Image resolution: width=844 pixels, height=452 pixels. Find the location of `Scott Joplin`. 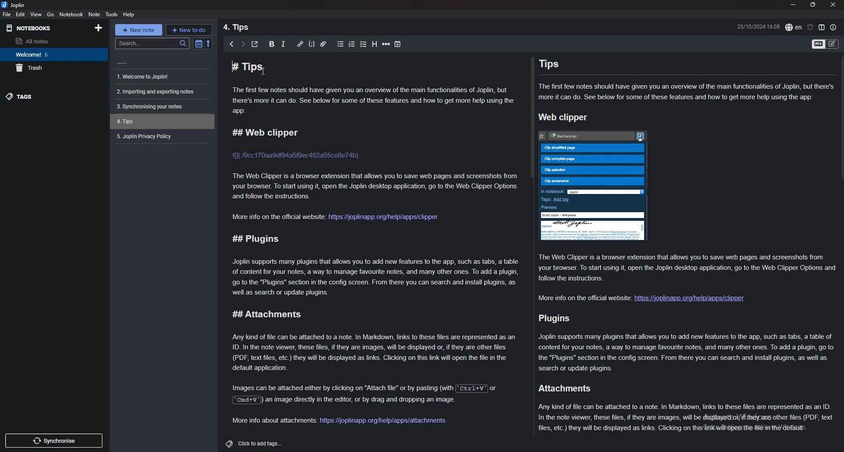

Scott Joplin is located at coordinates (594, 215).